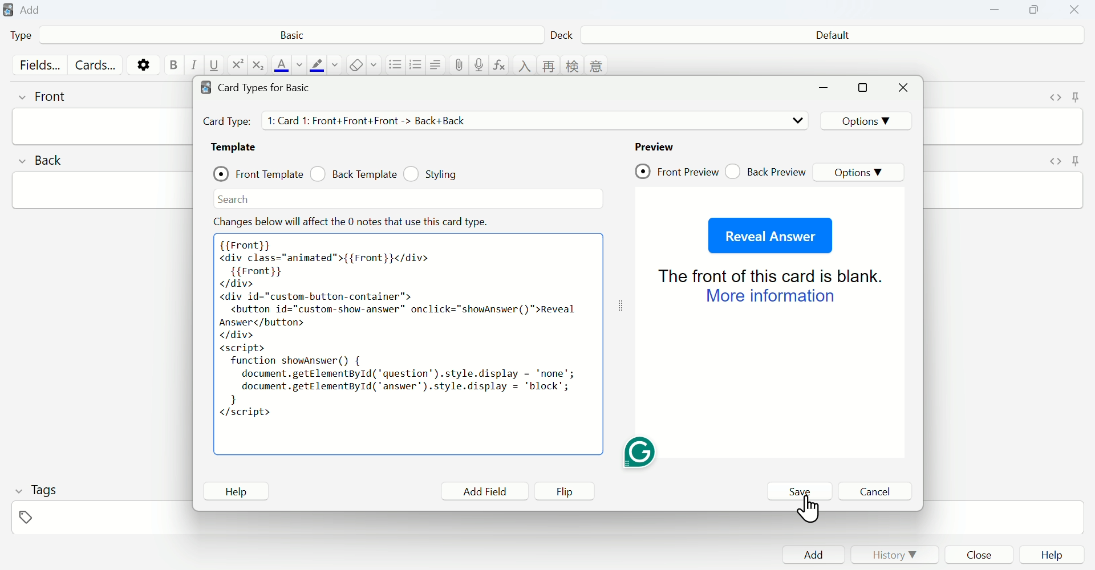  Describe the element at coordinates (237, 491) in the screenshot. I see `Help` at that location.